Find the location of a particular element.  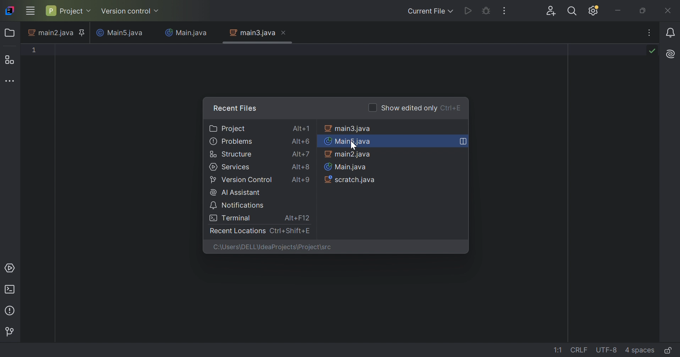

Minimize is located at coordinates (618, 10).